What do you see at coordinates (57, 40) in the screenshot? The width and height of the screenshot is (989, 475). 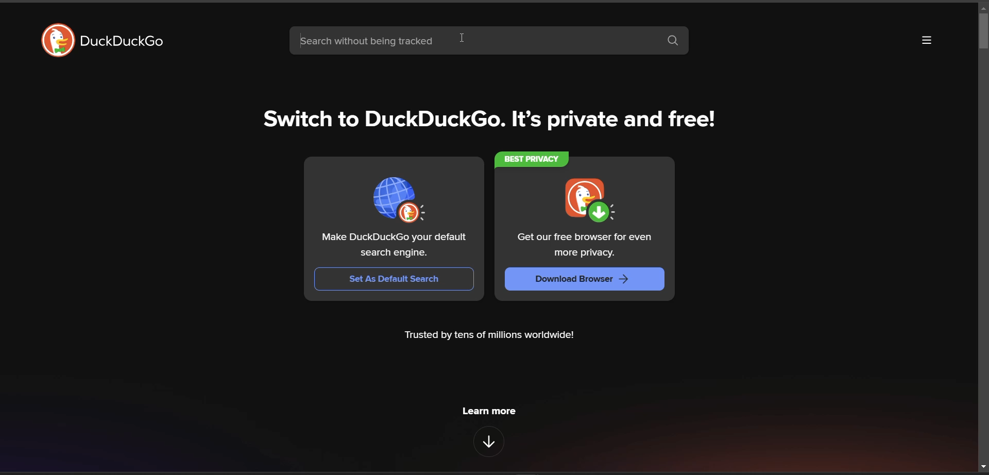 I see `logo` at bounding box center [57, 40].